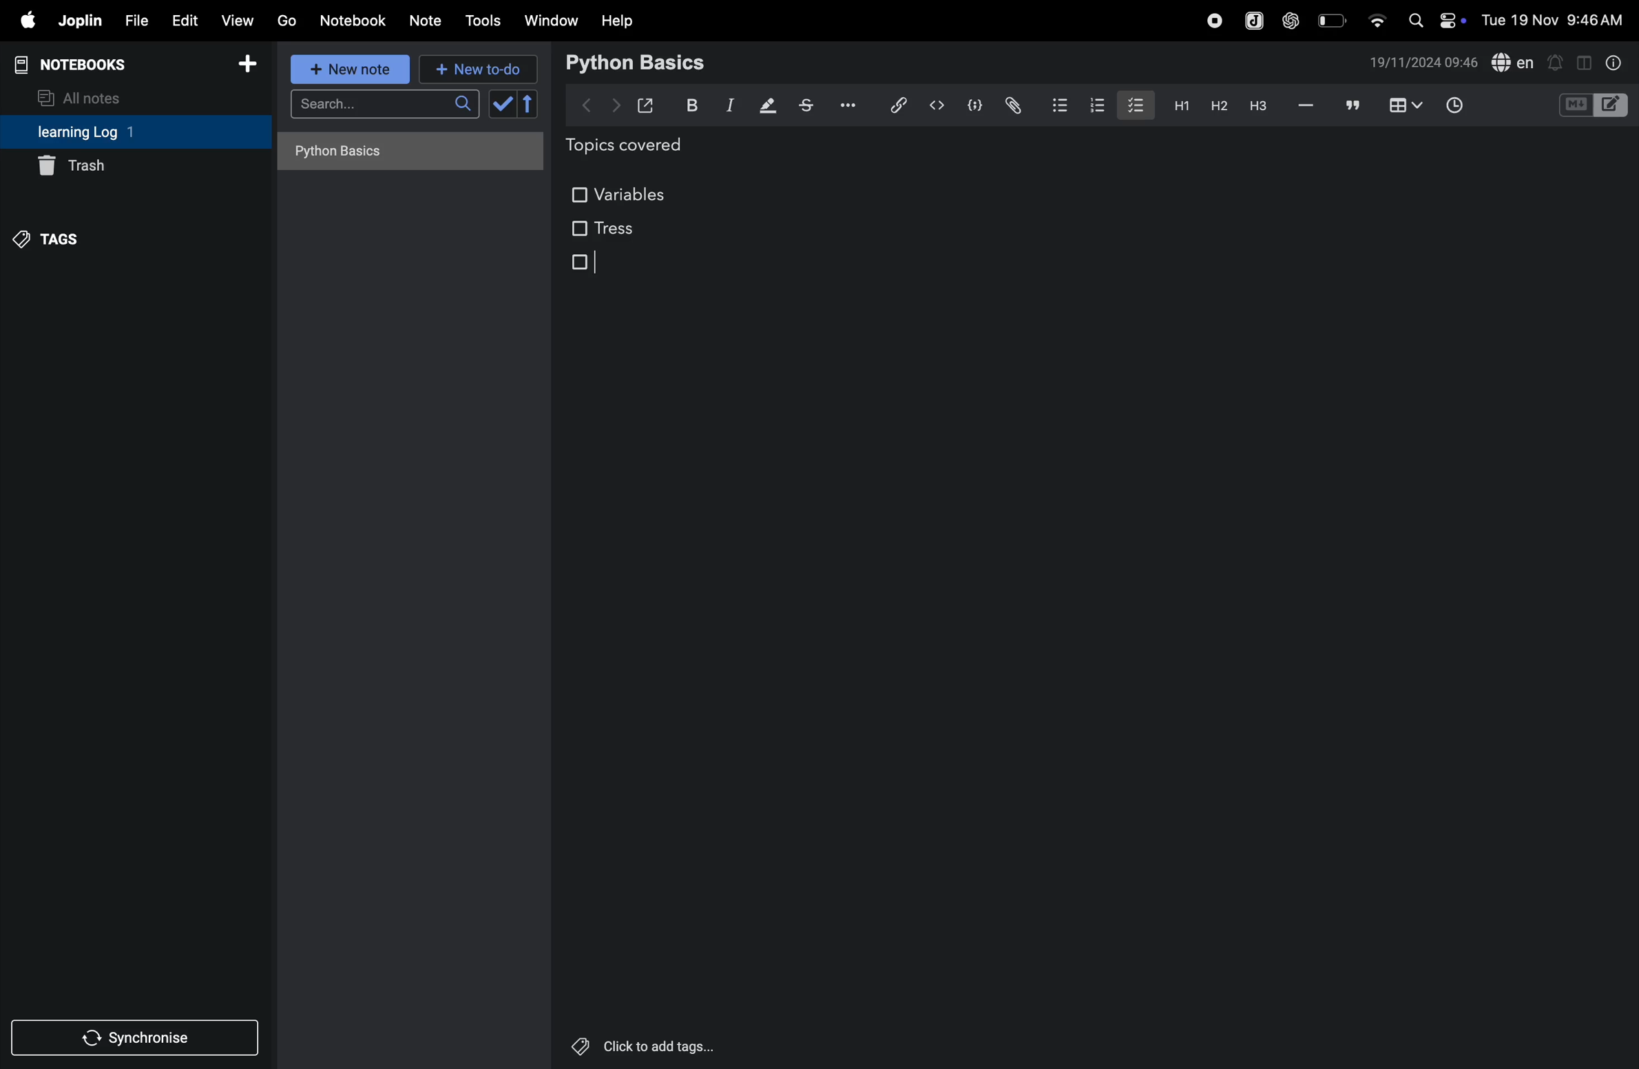 Image resolution: width=1639 pixels, height=1069 pixels. Describe the element at coordinates (134, 21) in the screenshot. I see `file` at that location.